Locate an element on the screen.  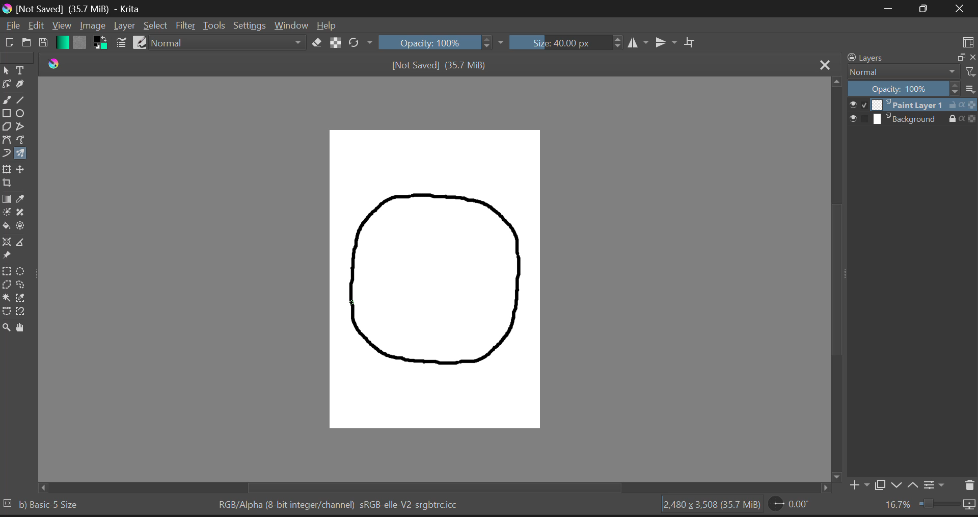
Freehand Selection is located at coordinates (24, 285).